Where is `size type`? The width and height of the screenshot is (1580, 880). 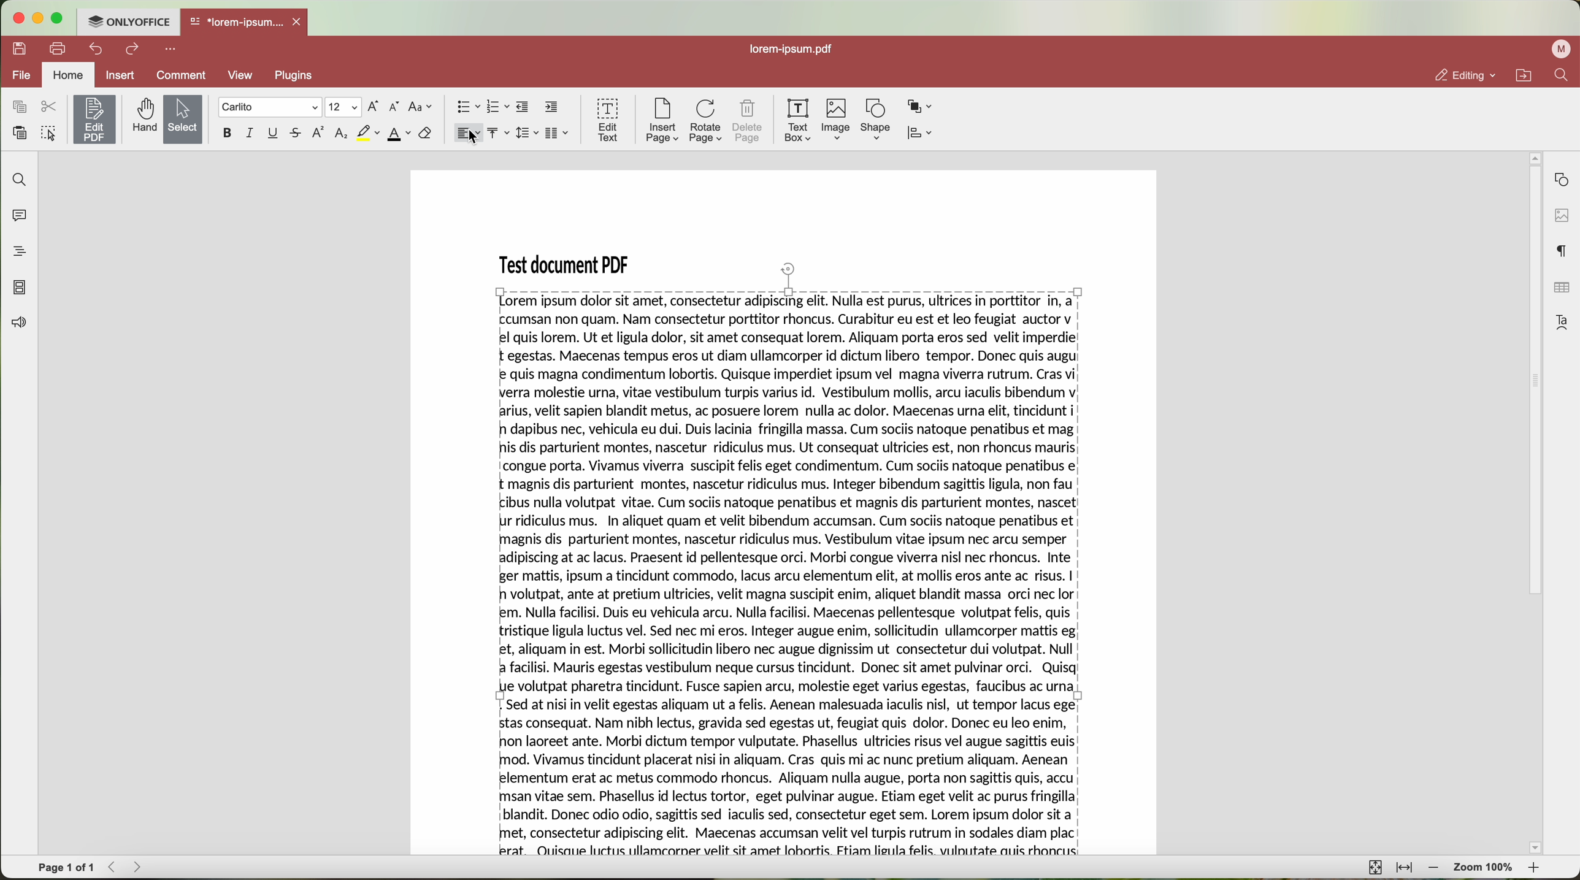
size type is located at coordinates (343, 107).